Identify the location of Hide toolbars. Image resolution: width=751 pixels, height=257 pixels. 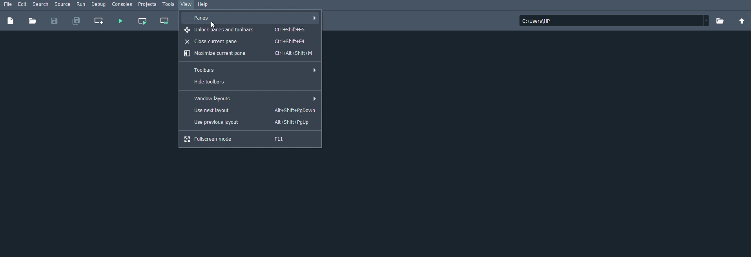
(219, 83).